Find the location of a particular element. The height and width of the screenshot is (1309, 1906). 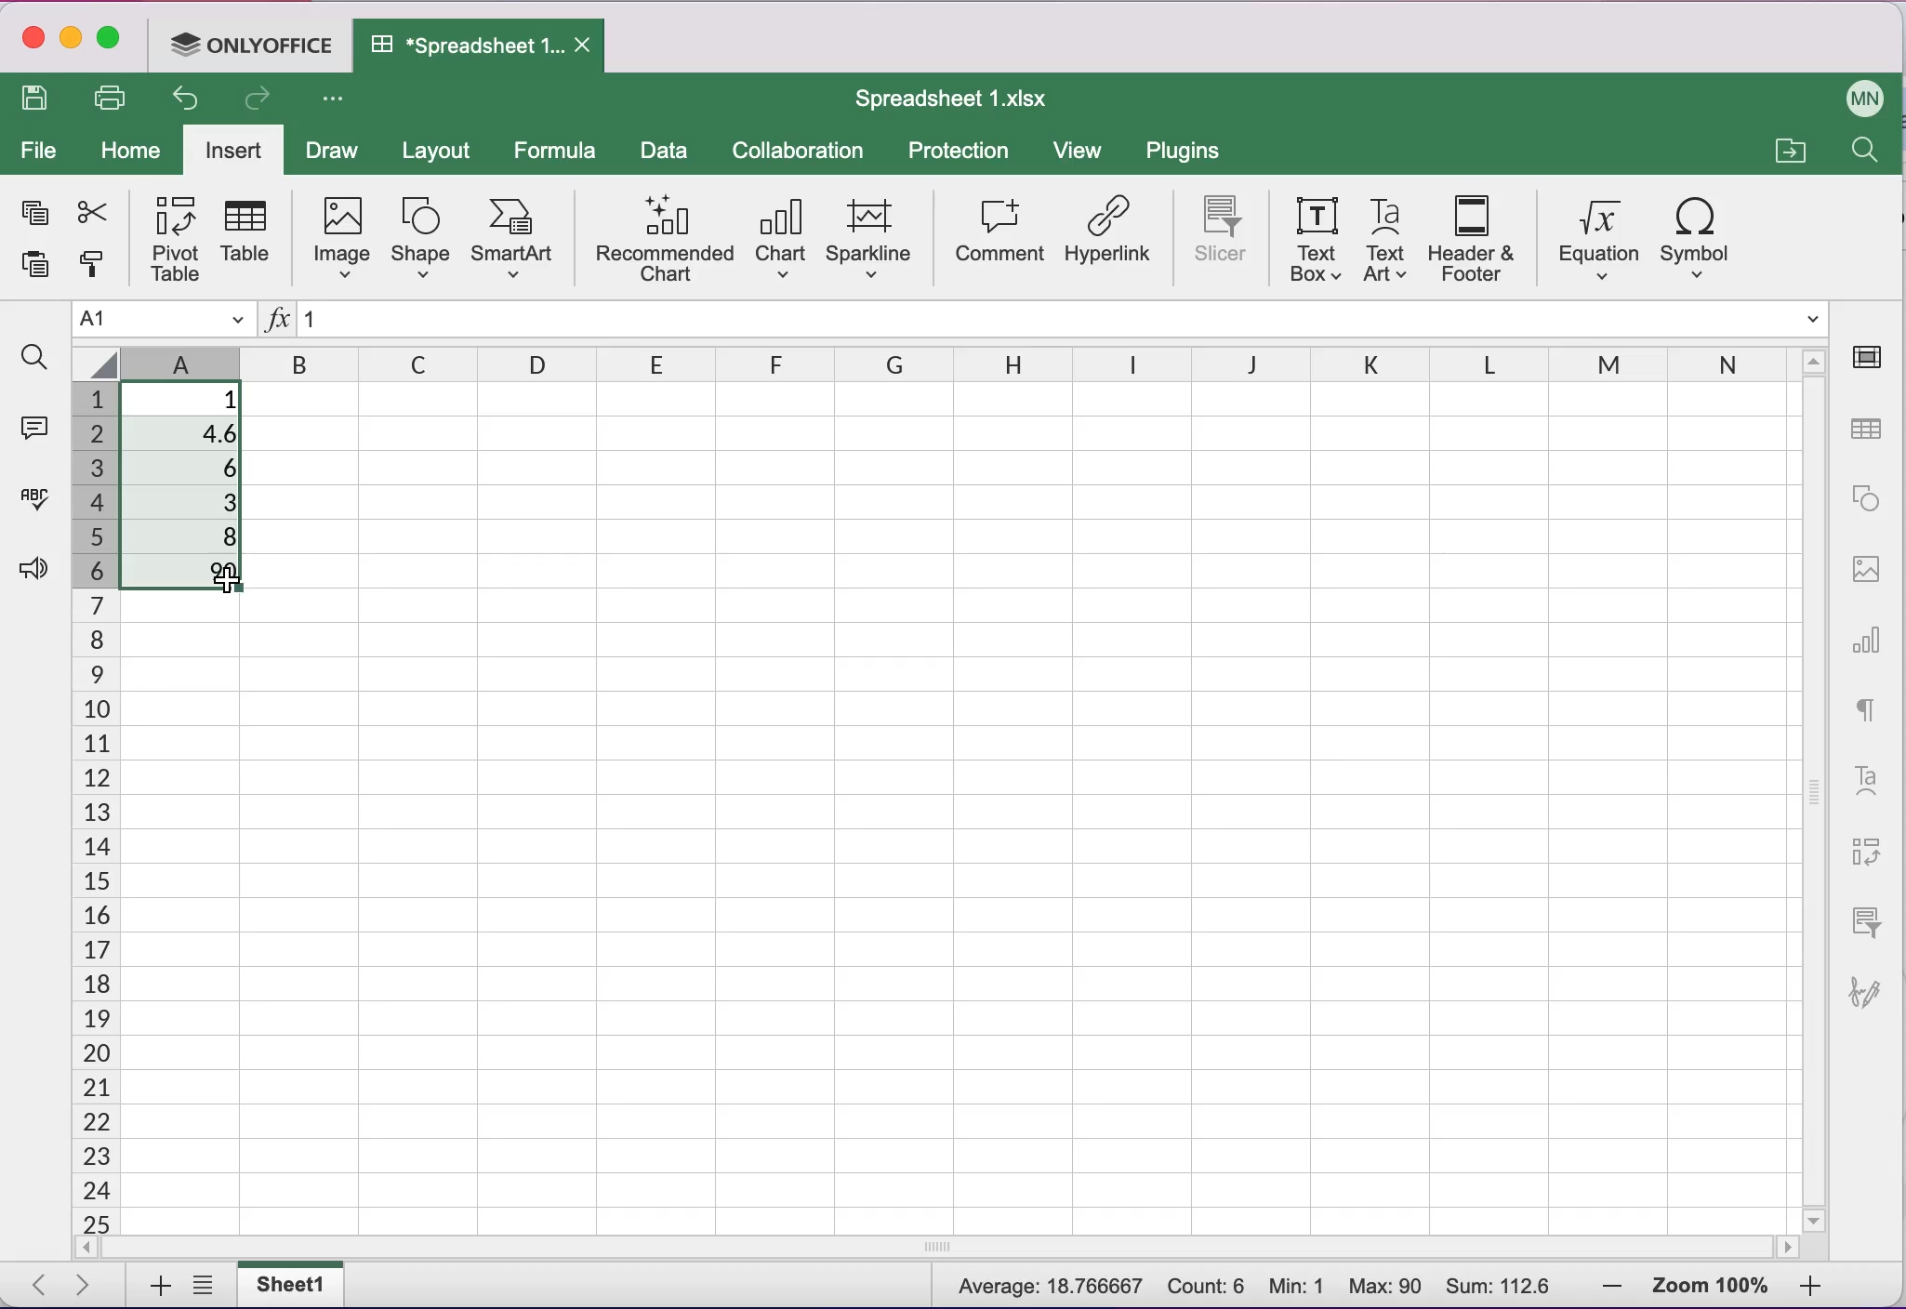

file is located at coordinates (43, 151).